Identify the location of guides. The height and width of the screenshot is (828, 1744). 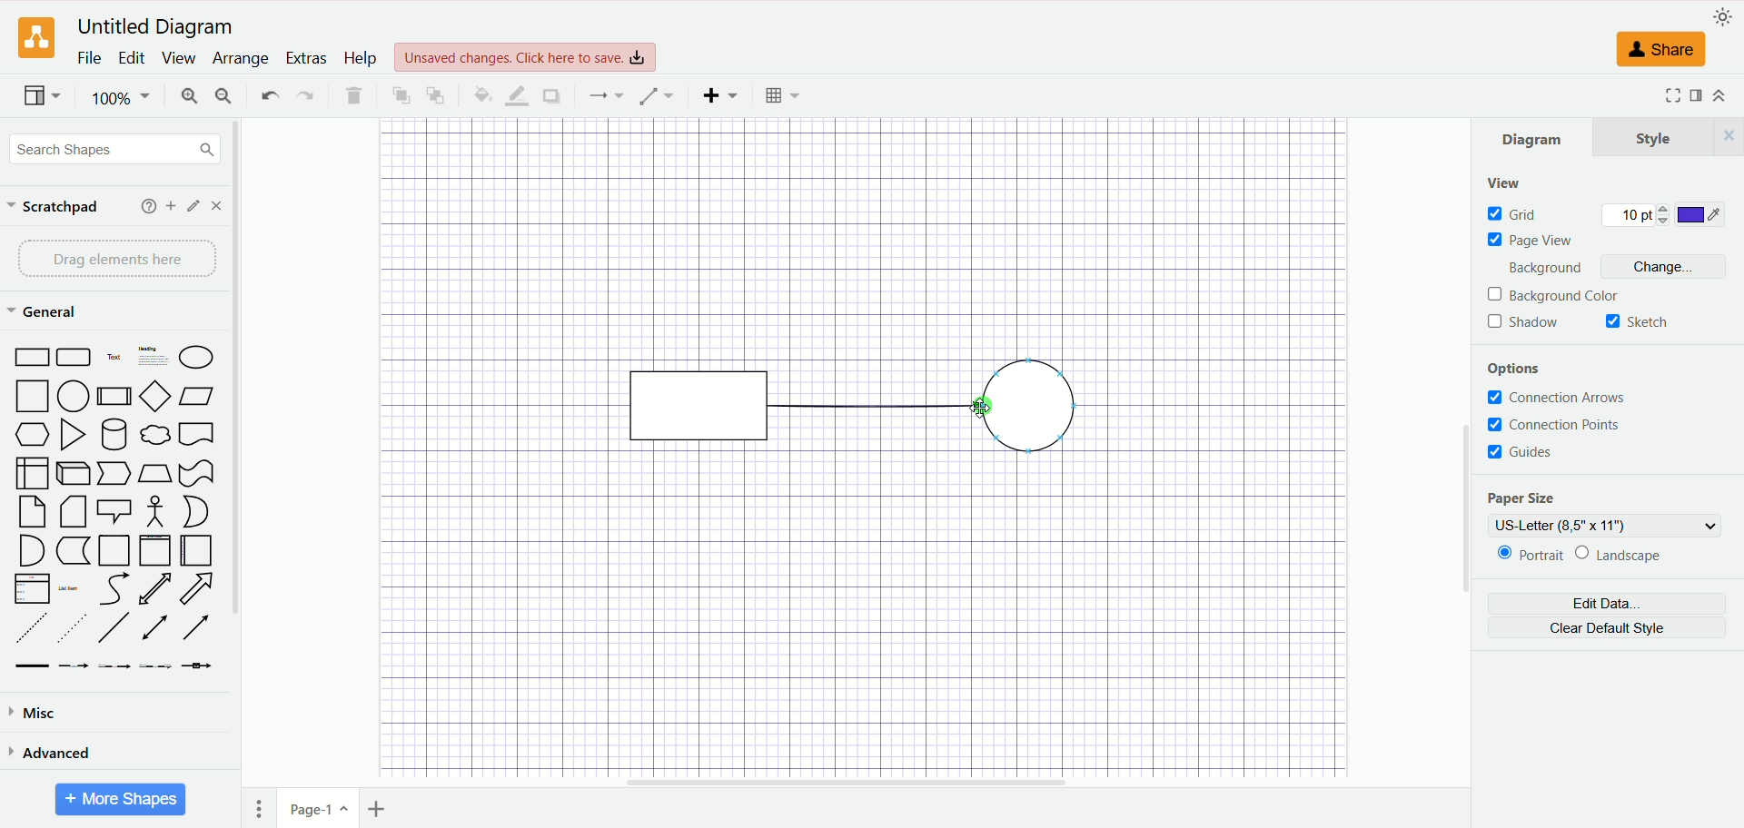
(1520, 452).